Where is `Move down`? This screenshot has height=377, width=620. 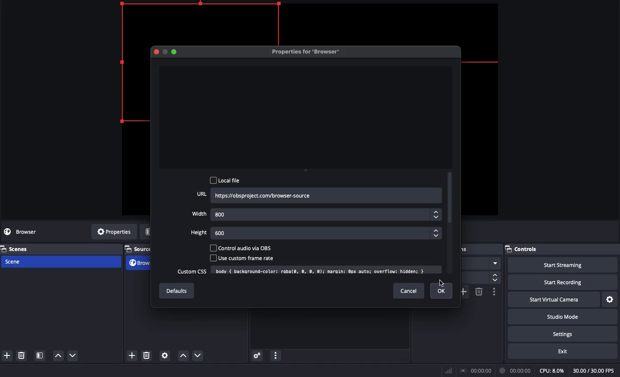 Move down is located at coordinates (198, 355).